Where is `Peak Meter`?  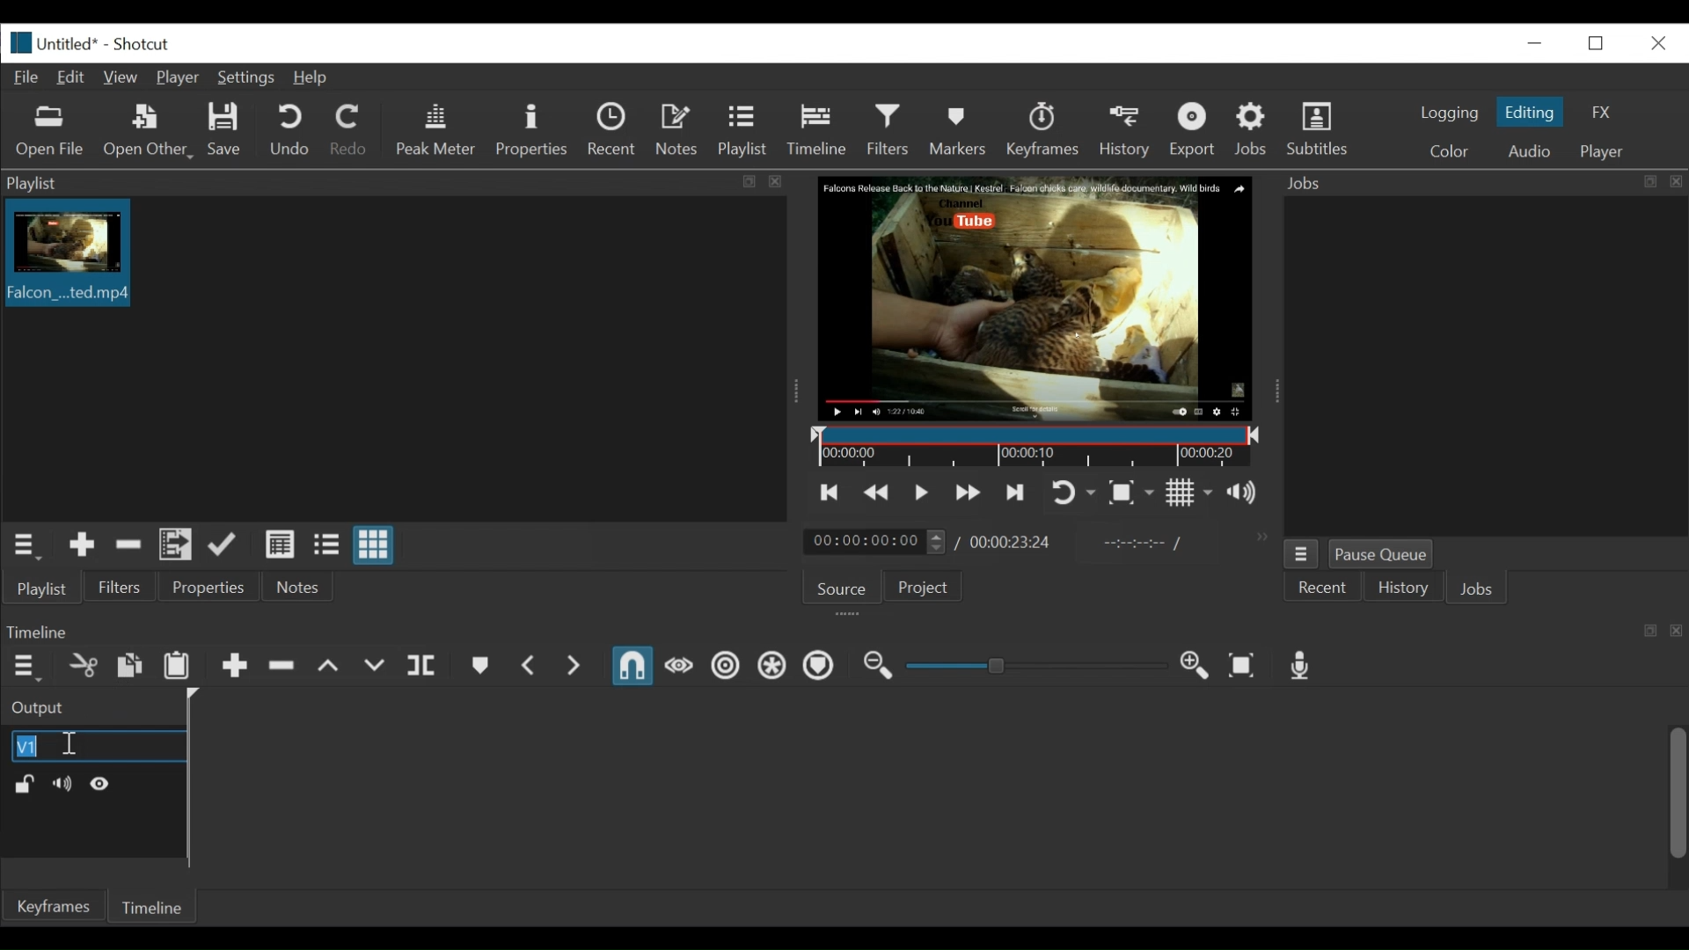
Peak Meter is located at coordinates (435, 130).